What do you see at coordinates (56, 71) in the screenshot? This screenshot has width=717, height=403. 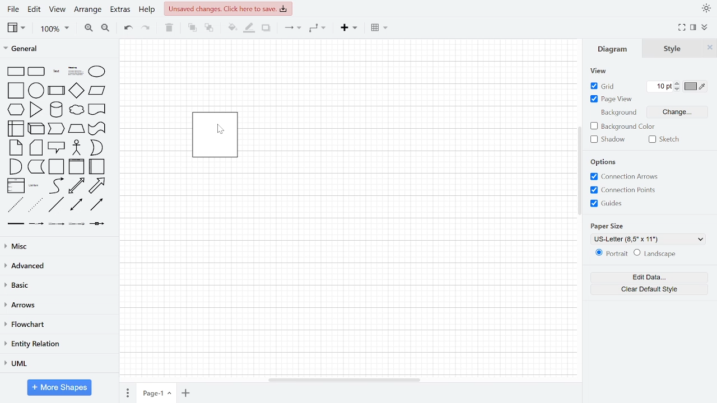 I see `text` at bounding box center [56, 71].